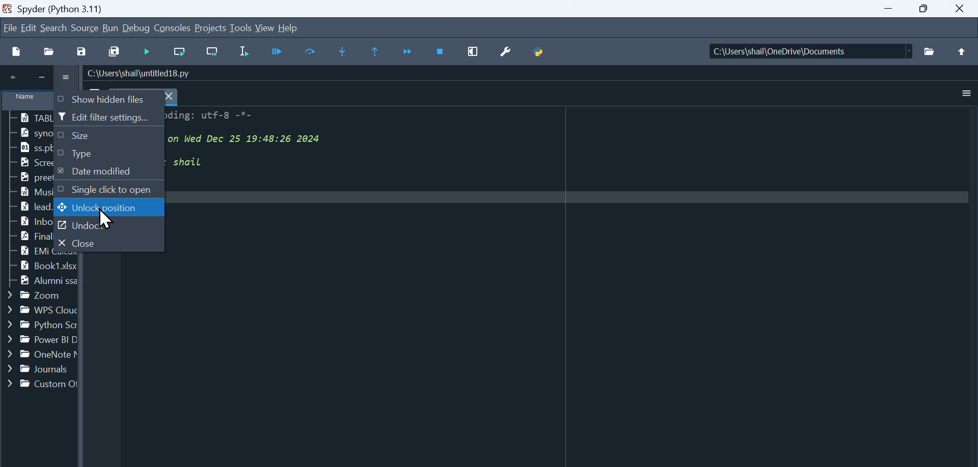  I want to click on EM: Calcul:.., so click(25, 251).